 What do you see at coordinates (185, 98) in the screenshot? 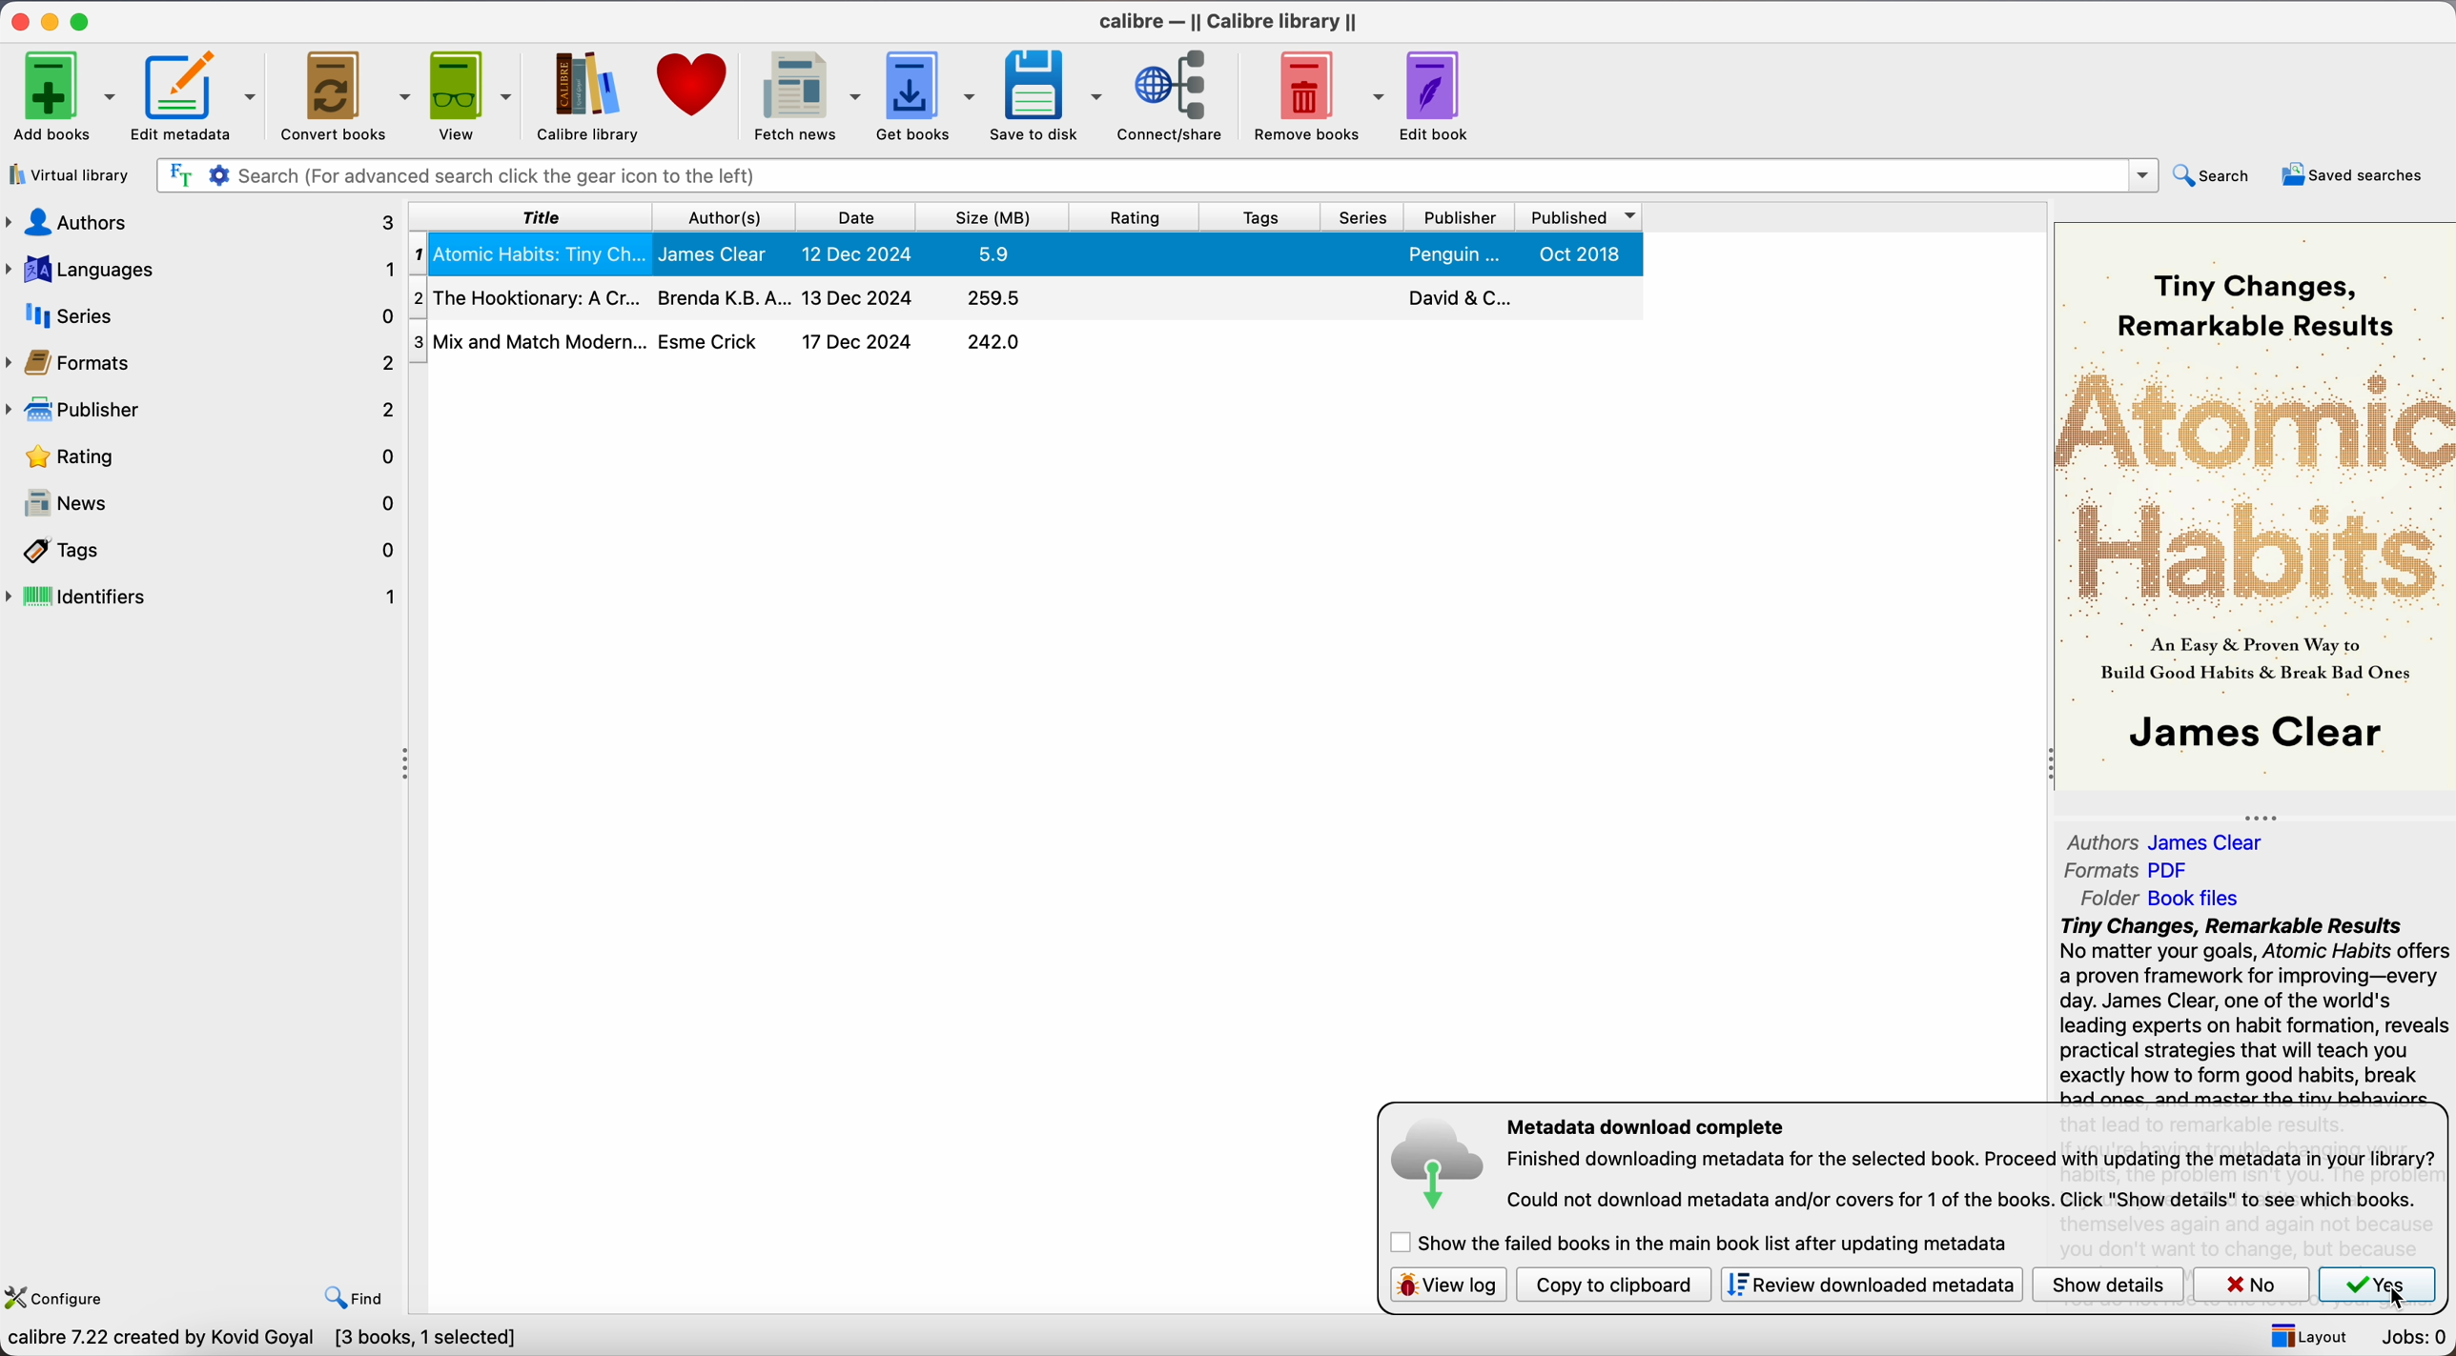
I see `Edit metadata` at bounding box center [185, 98].